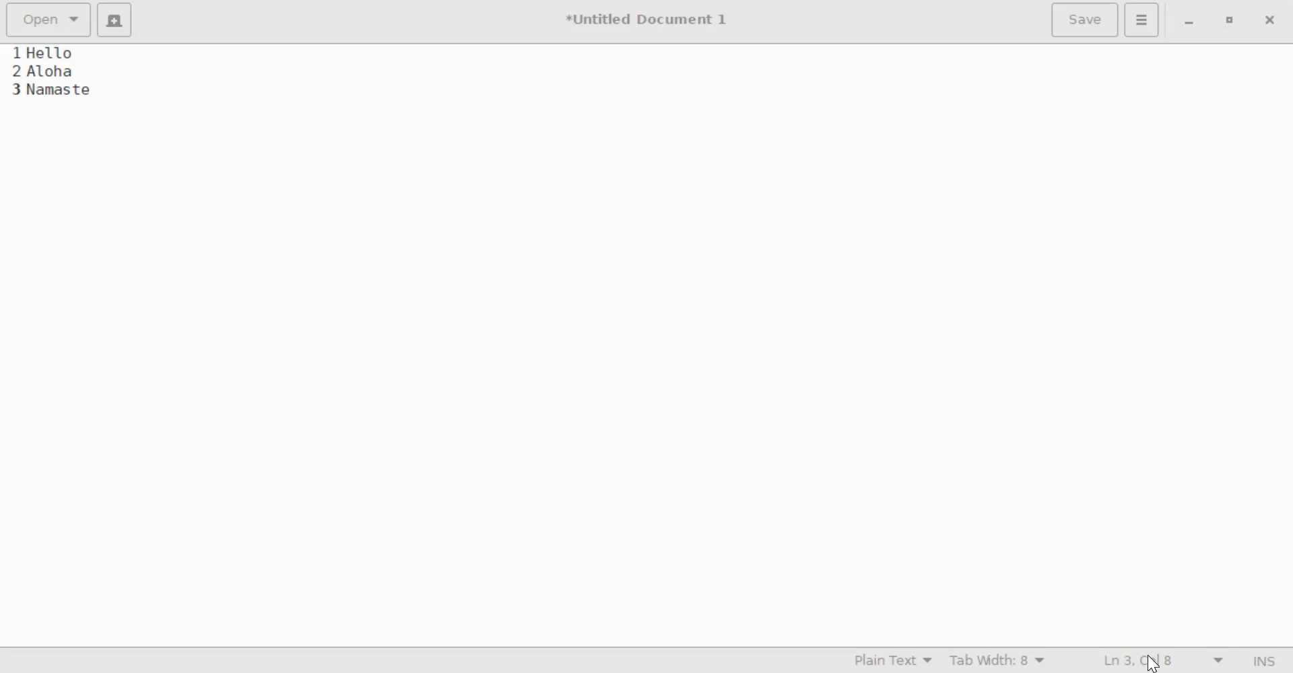  What do you see at coordinates (1189, 21) in the screenshot?
I see `minimize` at bounding box center [1189, 21].